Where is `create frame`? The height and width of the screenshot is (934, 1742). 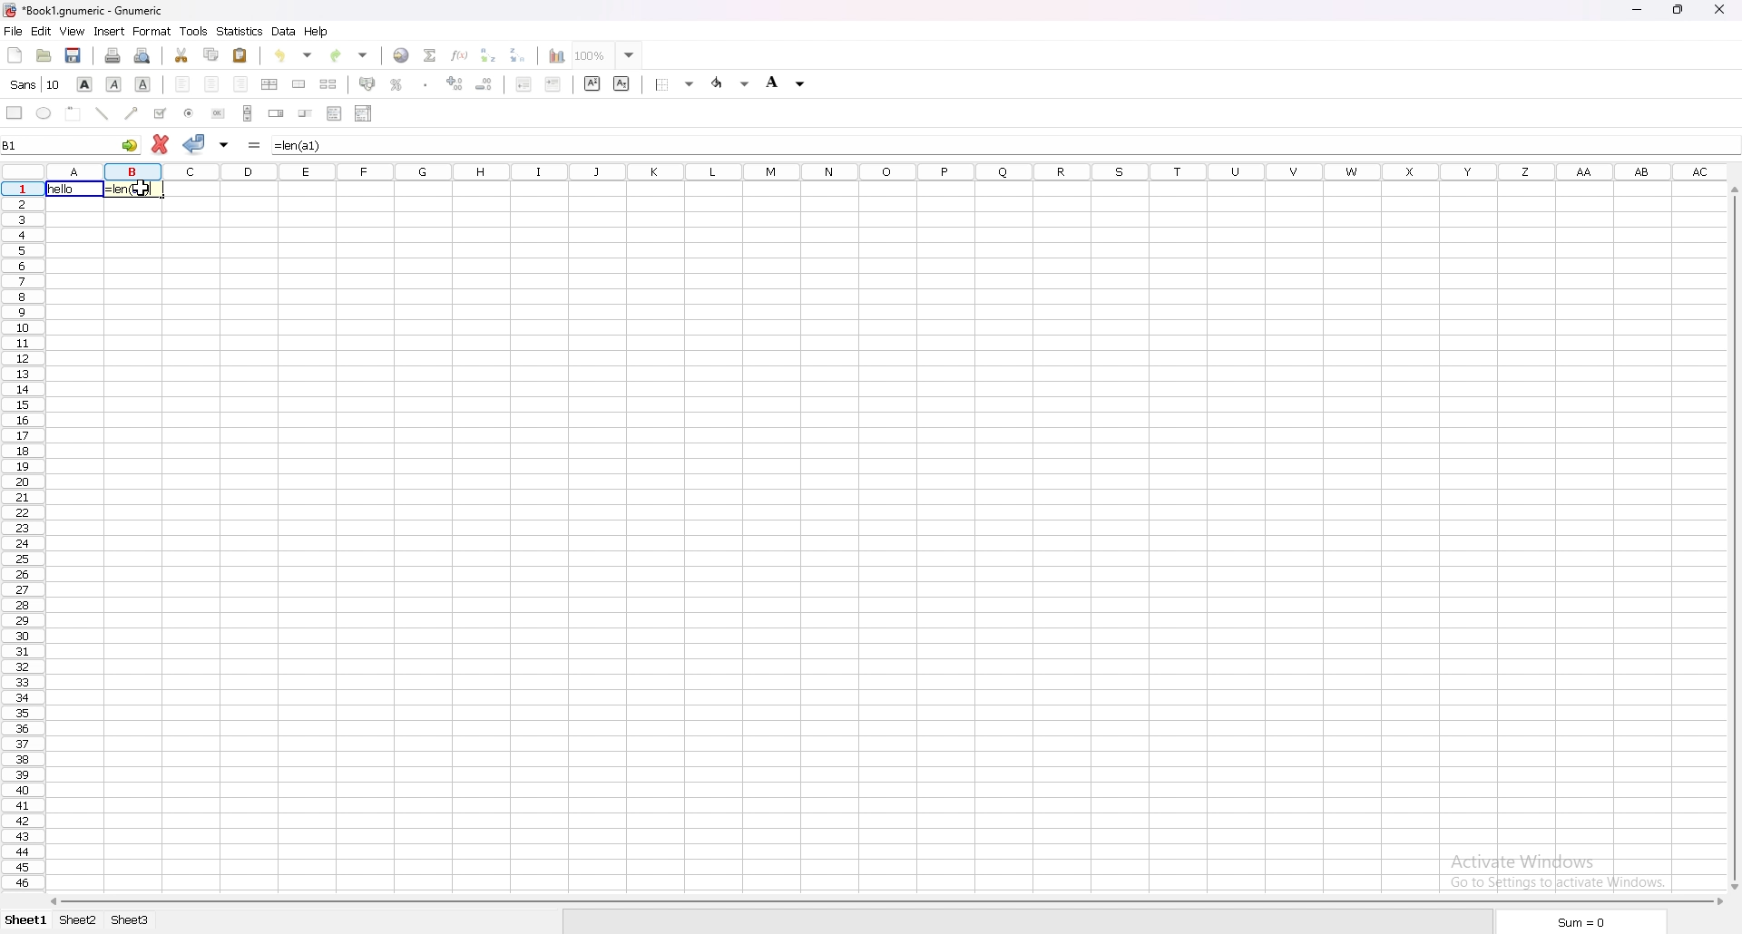 create frame is located at coordinates (75, 113).